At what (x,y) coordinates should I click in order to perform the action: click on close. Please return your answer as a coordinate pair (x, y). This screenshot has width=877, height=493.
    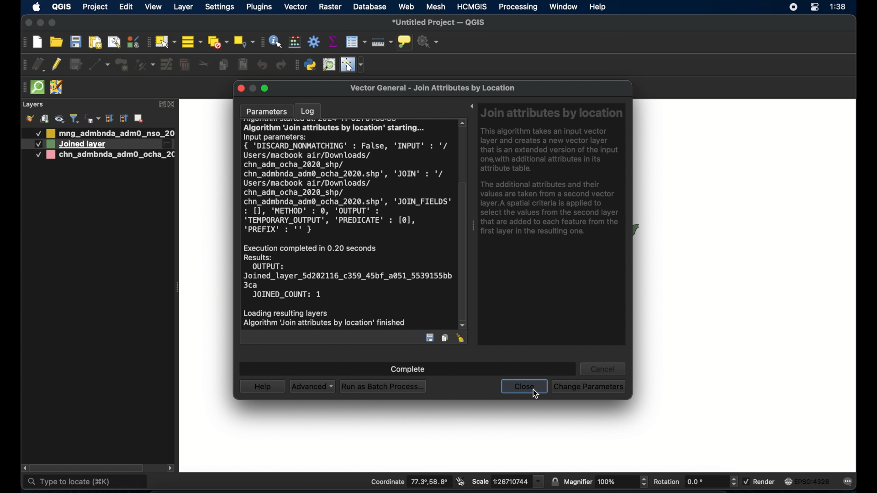
    Looking at the image, I should click on (240, 90).